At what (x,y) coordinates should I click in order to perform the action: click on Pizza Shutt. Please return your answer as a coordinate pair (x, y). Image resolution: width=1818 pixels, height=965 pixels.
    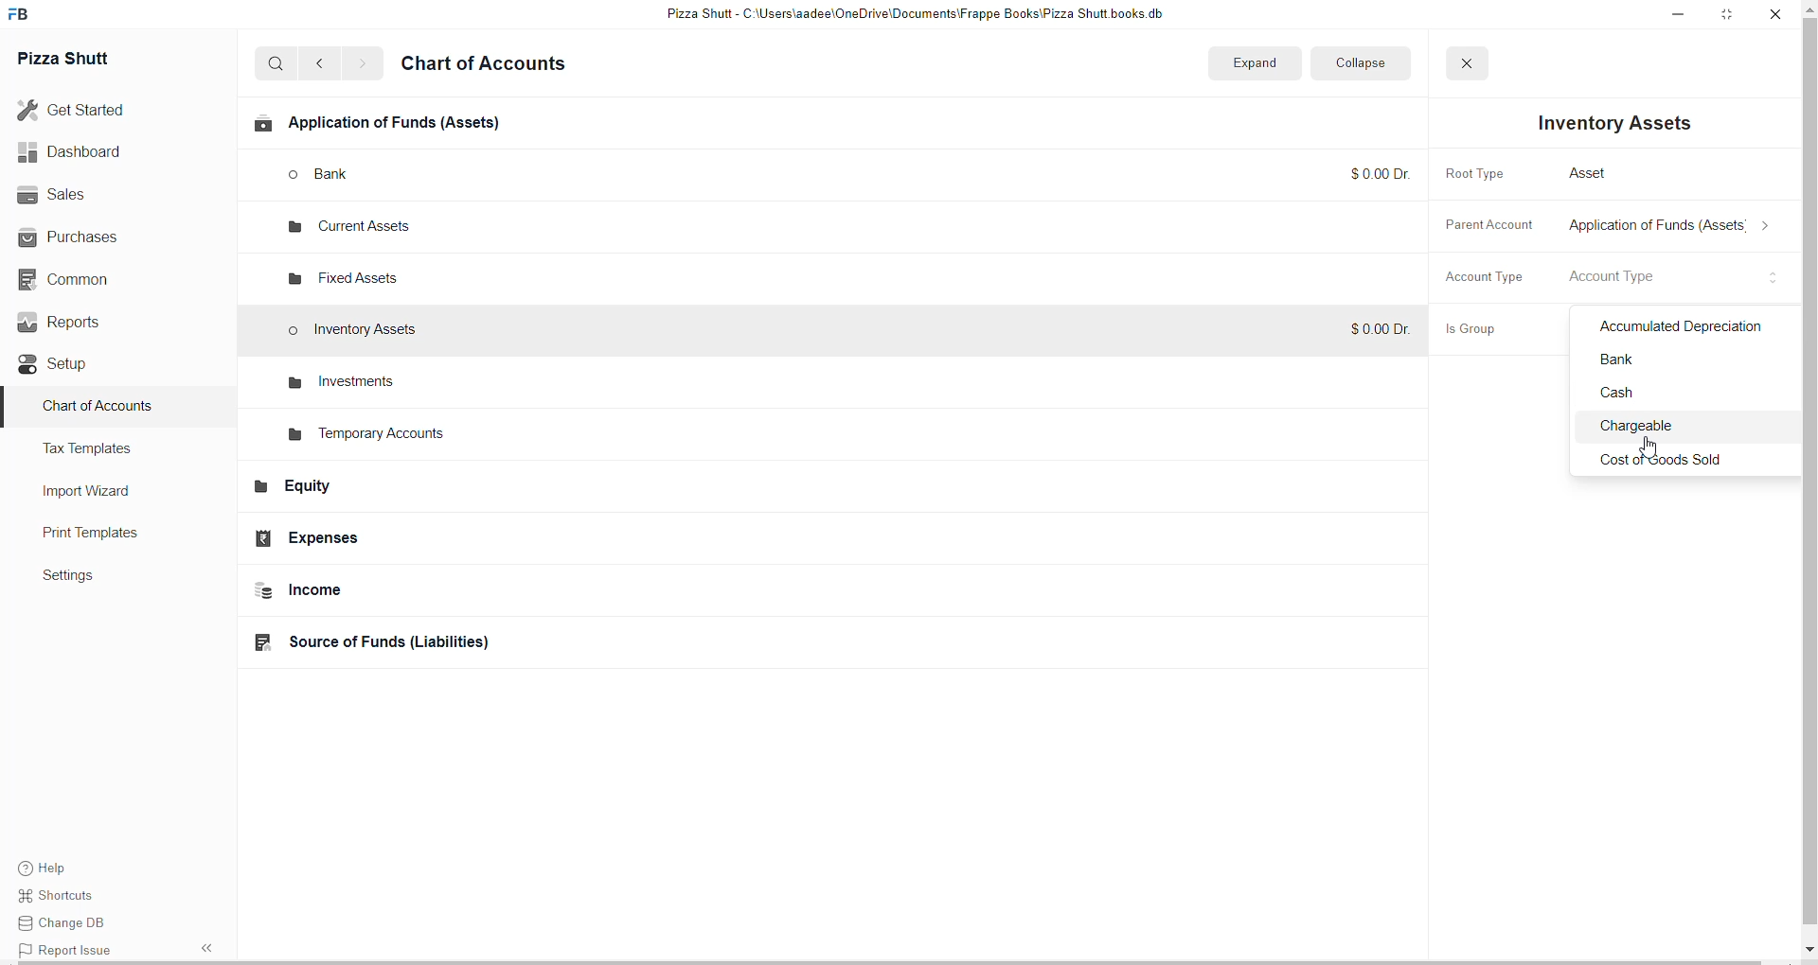
    Looking at the image, I should click on (88, 61).